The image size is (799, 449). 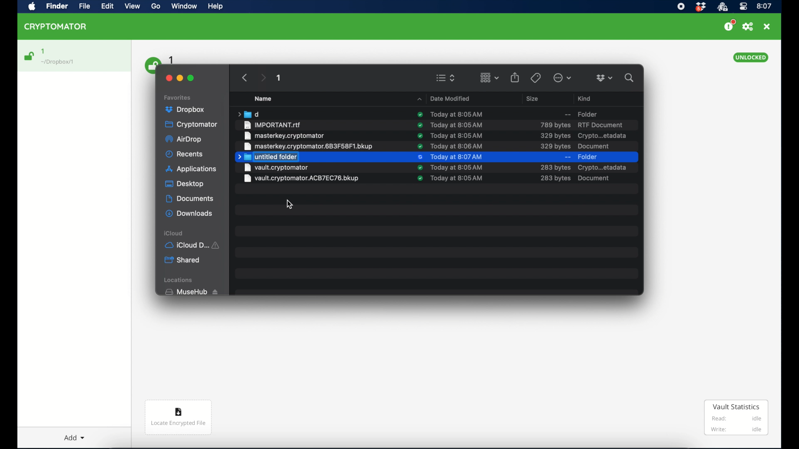 I want to click on dropbox icon, so click(x=700, y=7).